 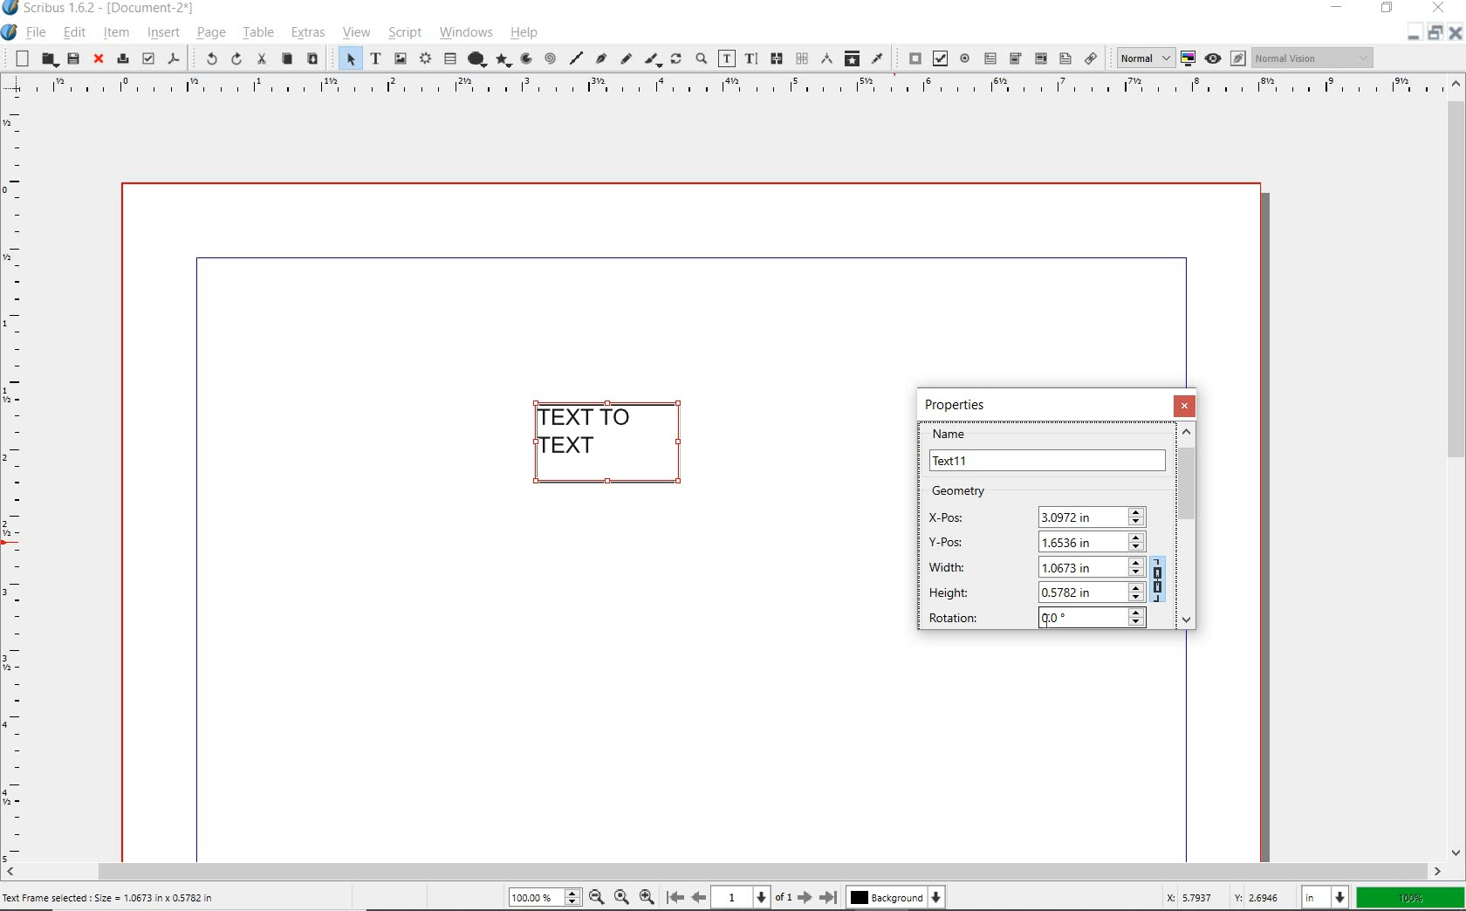 What do you see at coordinates (308, 32) in the screenshot?
I see `extras` at bounding box center [308, 32].